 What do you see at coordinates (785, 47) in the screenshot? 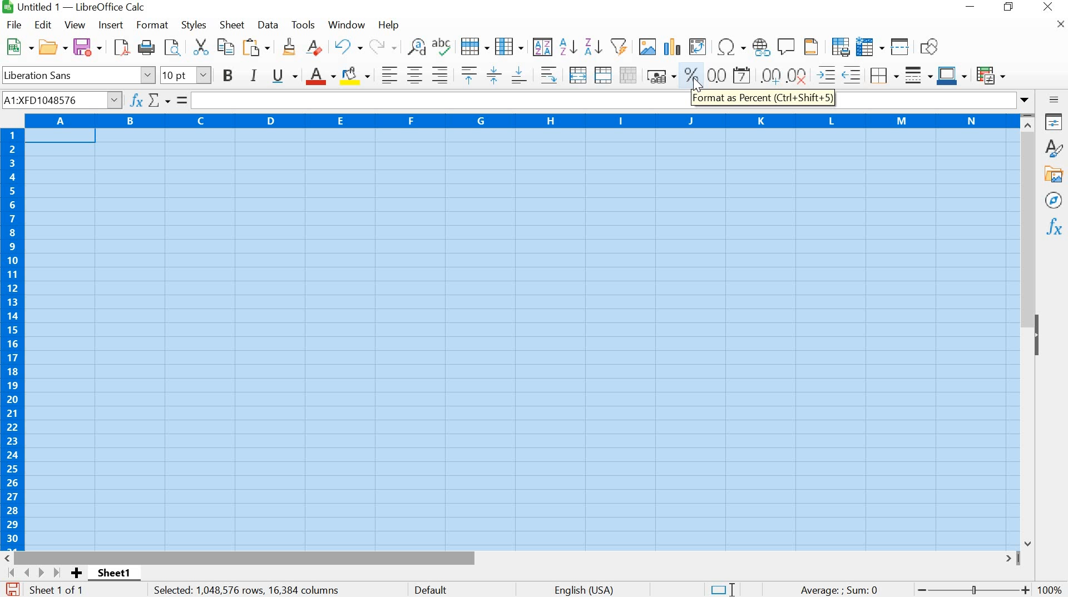
I see `Insert comment` at bounding box center [785, 47].